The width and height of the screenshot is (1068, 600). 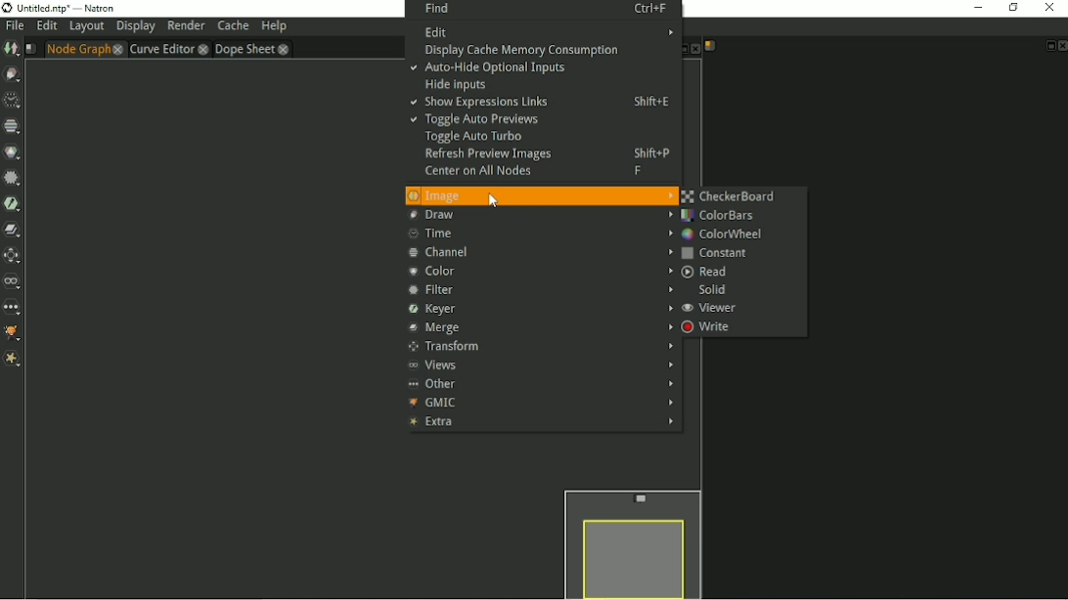 What do you see at coordinates (13, 308) in the screenshot?
I see `Other` at bounding box center [13, 308].